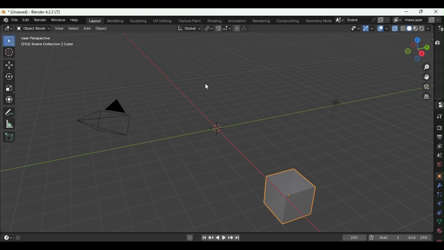  I want to click on Move, so click(9, 66).